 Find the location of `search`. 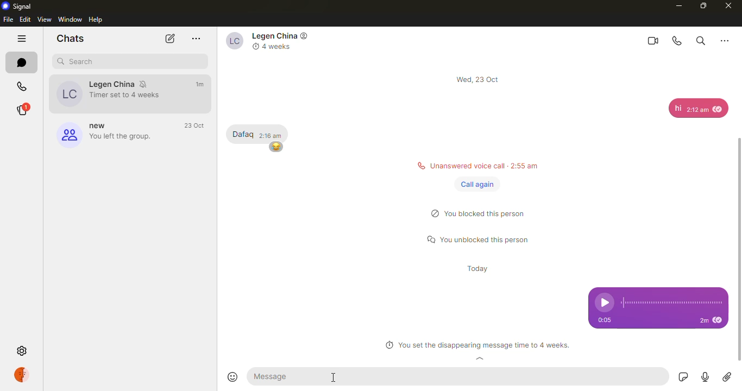

search is located at coordinates (79, 61).